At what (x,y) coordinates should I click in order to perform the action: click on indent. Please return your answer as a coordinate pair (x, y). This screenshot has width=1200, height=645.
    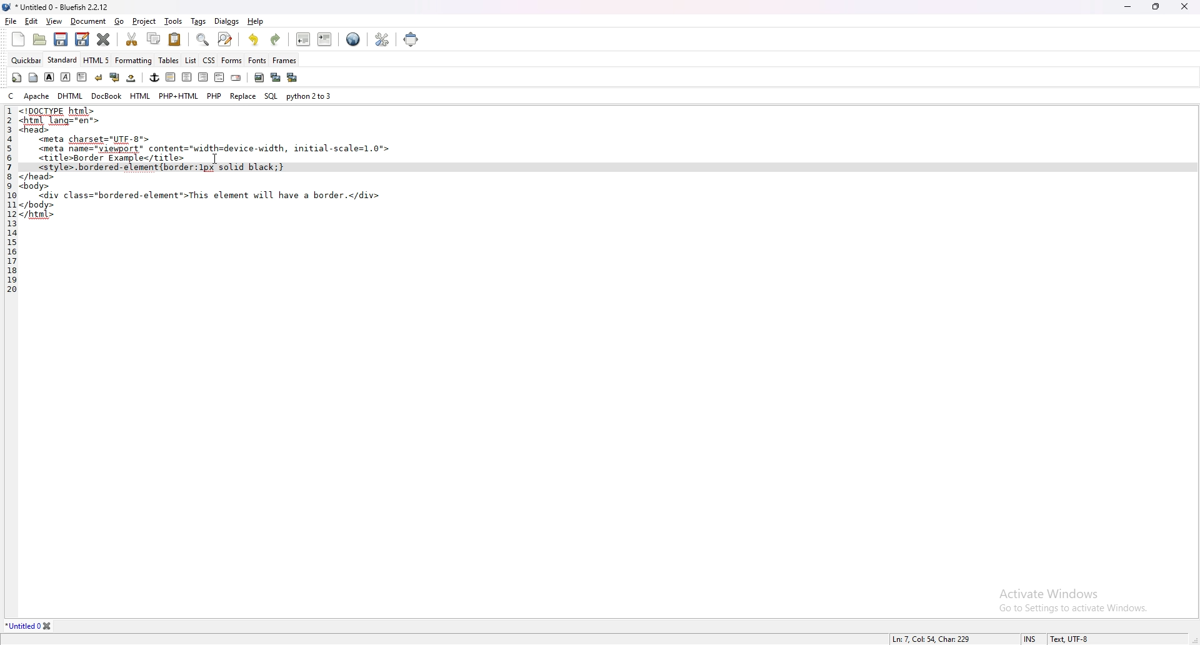
    Looking at the image, I should click on (326, 39).